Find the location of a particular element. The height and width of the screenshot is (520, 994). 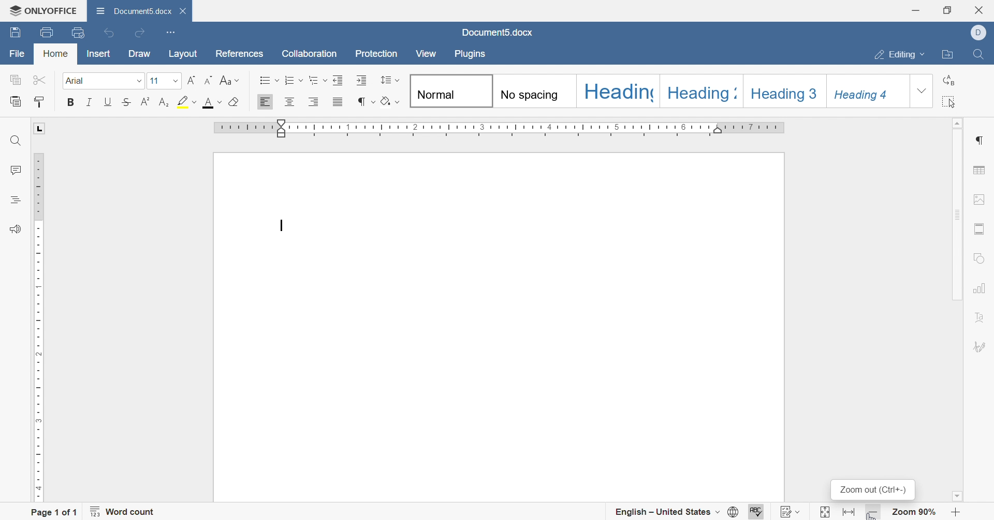

chart settings is located at coordinates (981, 288).